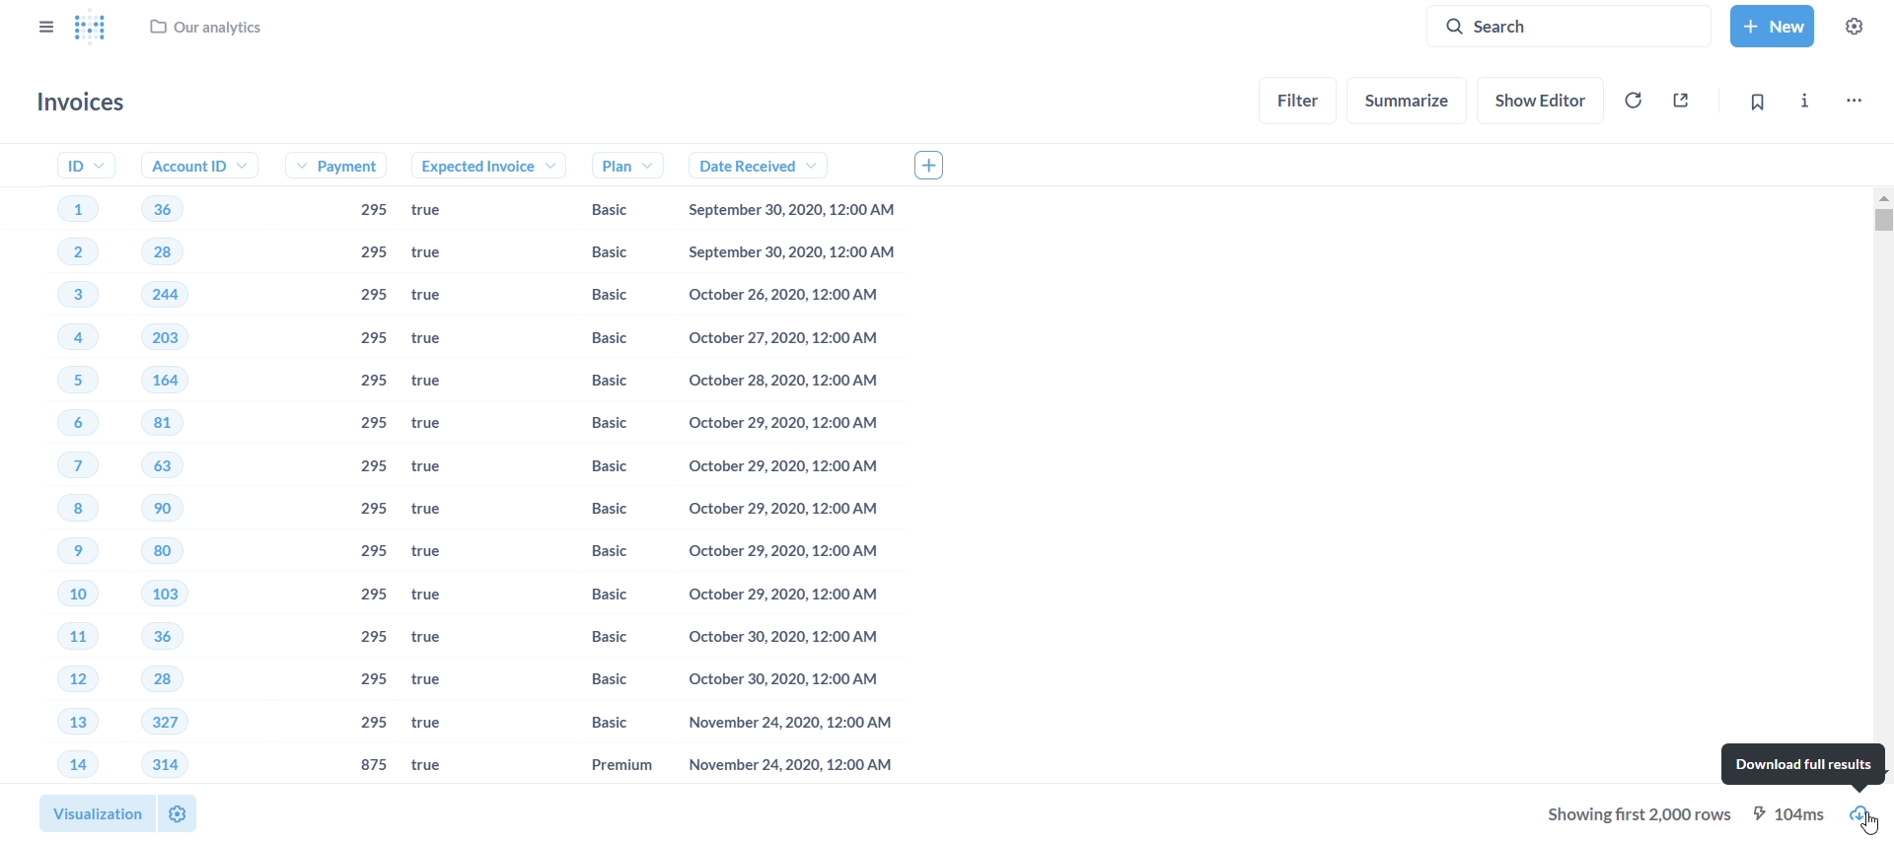 This screenshot has width=1894, height=842. Describe the element at coordinates (1884, 486) in the screenshot. I see `vertical scroll bar` at that location.